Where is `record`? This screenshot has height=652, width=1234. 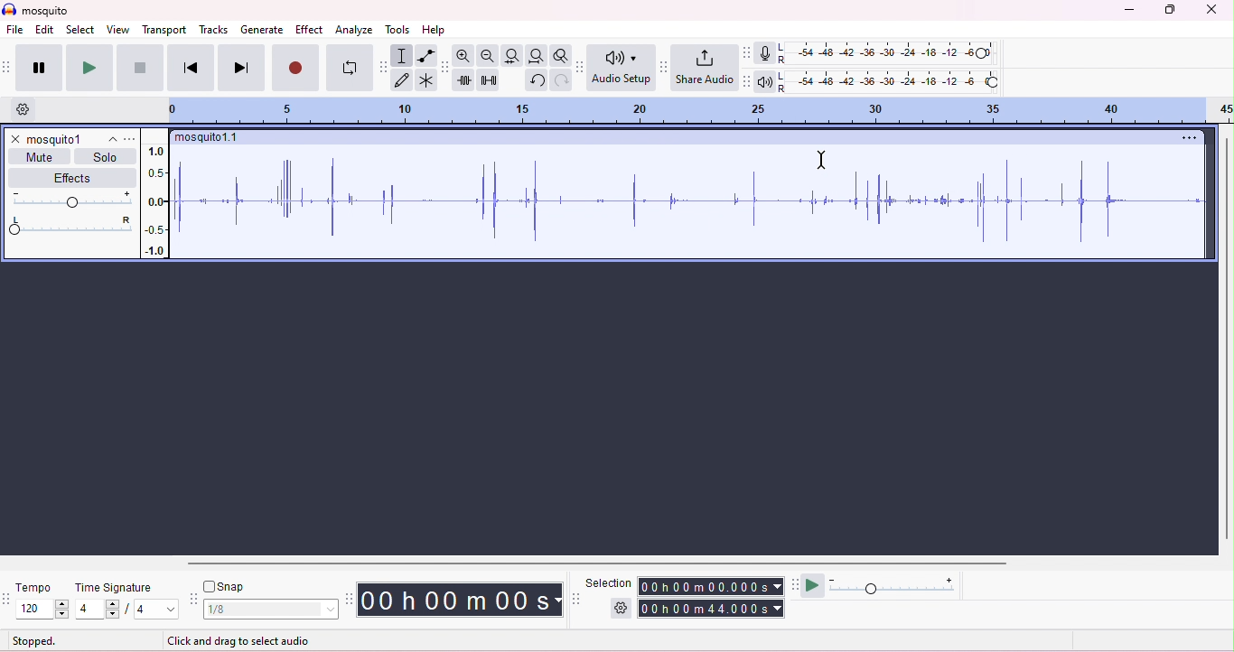
record is located at coordinates (295, 67).